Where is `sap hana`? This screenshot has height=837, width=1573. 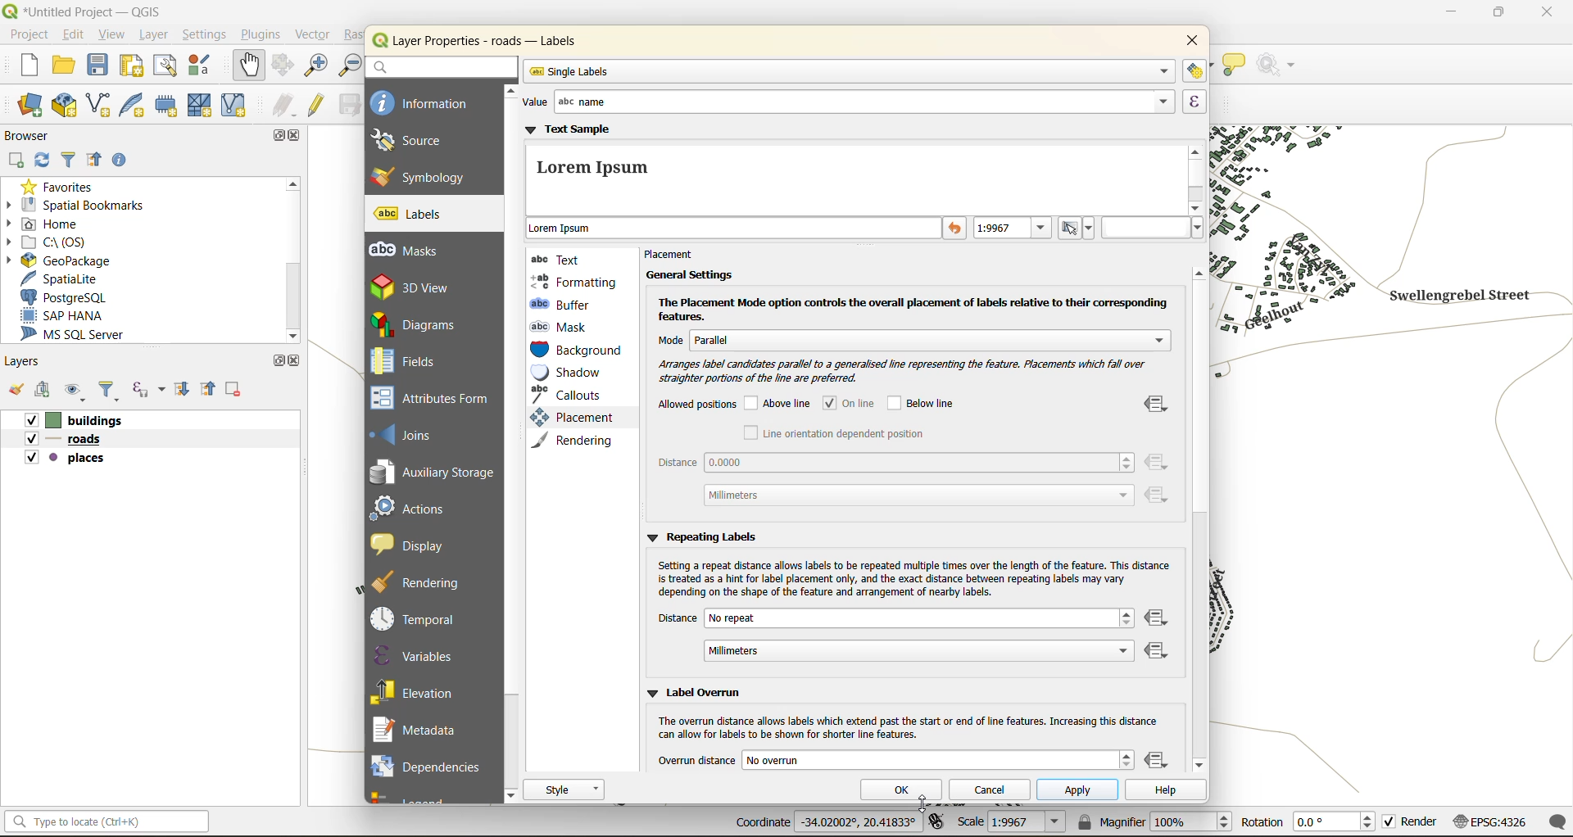 sap hana is located at coordinates (63, 316).